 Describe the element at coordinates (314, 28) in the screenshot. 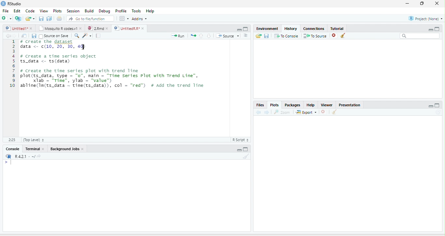

I see `Connections` at that location.